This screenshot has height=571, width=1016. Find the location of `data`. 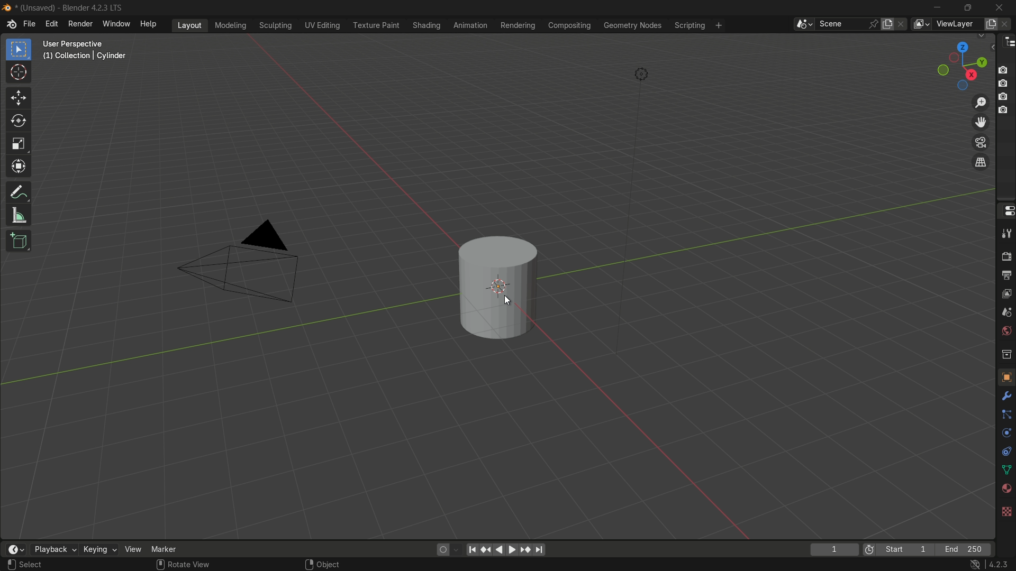

data is located at coordinates (1005, 471).